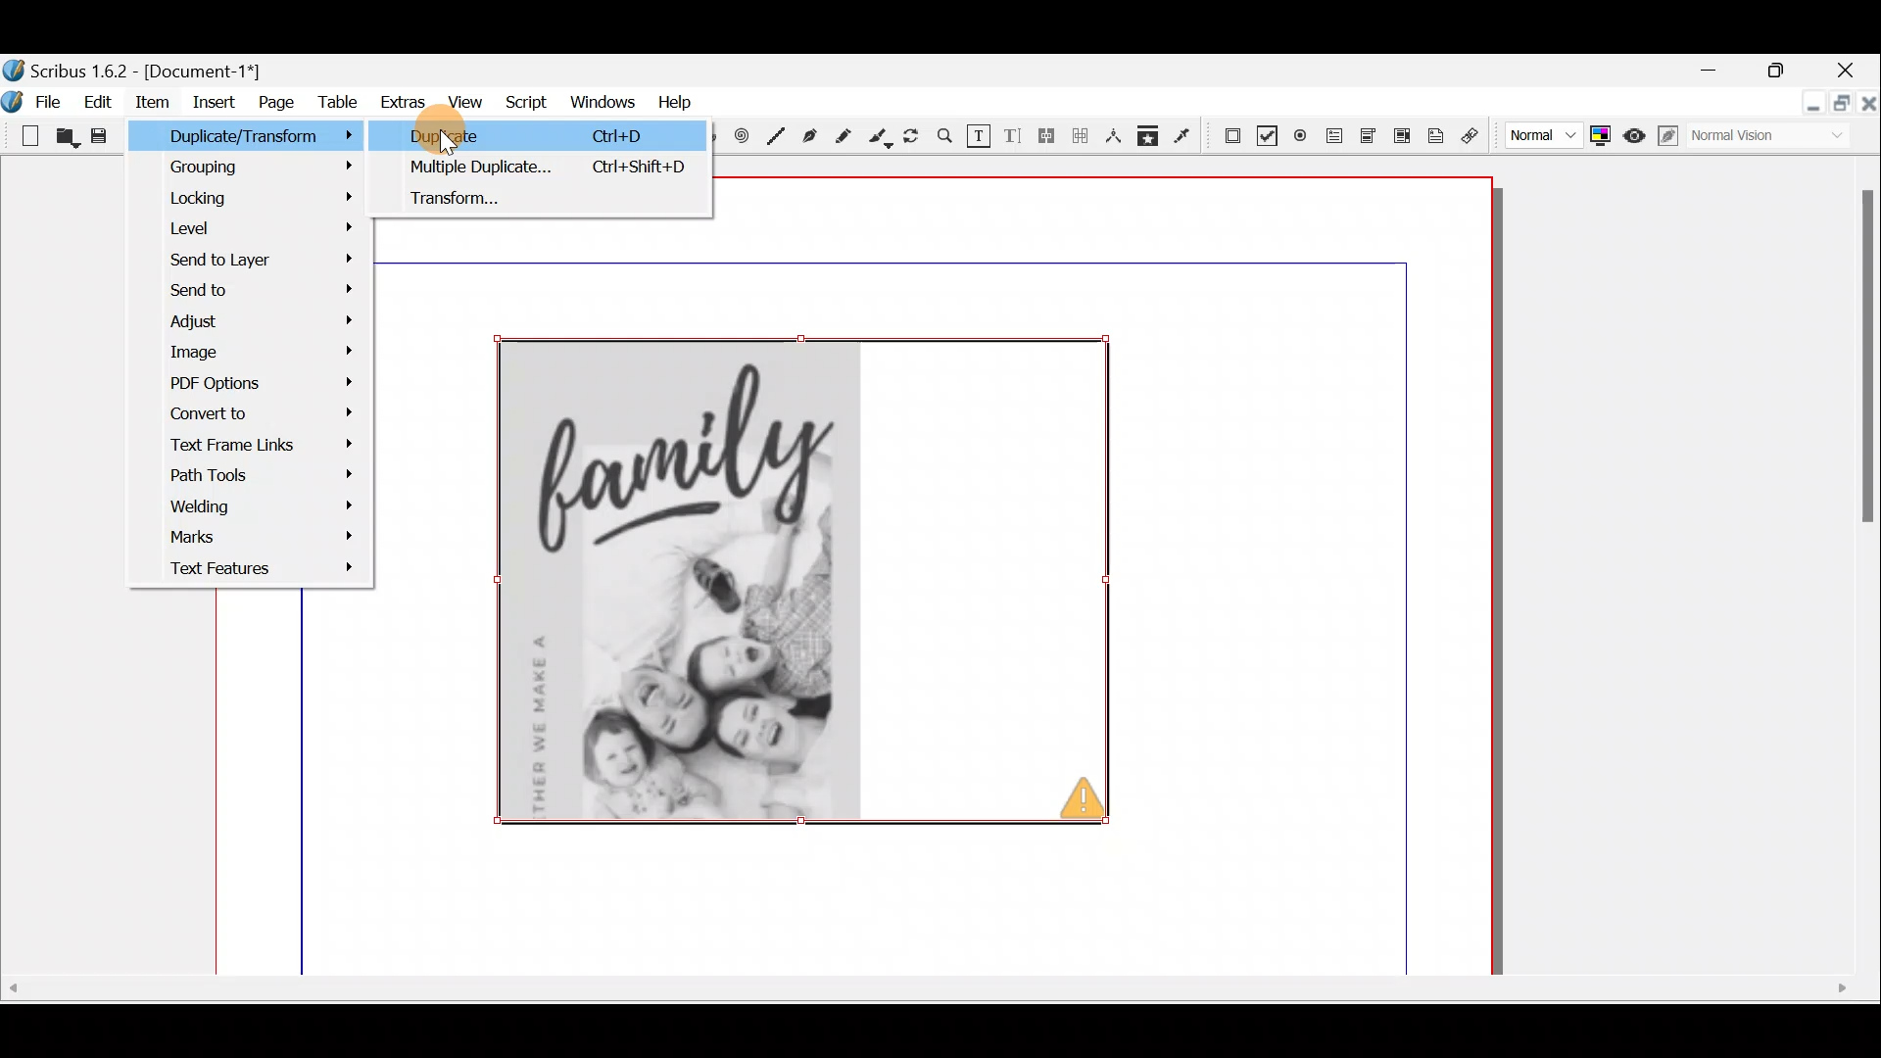  Describe the element at coordinates (1014, 138) in the screenshot. I see `Edit text with story editor` at that location.